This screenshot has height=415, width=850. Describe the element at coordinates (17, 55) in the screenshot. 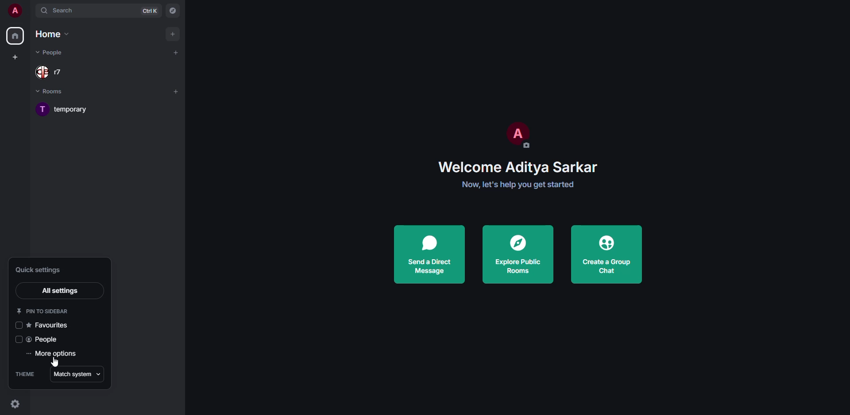

I see `create space` at that location.